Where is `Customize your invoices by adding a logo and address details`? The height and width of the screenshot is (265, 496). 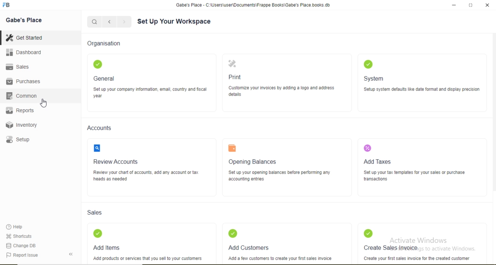
Customize your invoices by adding a logo and address details is located at coordinates (282, 91).